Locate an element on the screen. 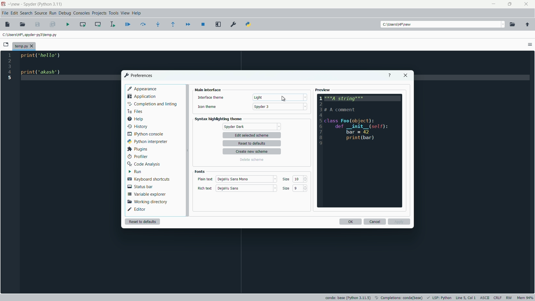 The width and height of the screenshot is (535, 301). syntax highlighting theme is located at coordinates (220, 119).